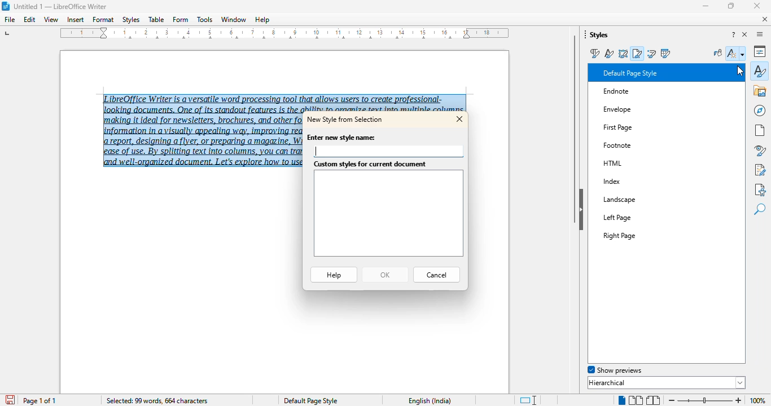 This screenshot has width=771, height=406. Describe the element at coordinates (765, 19) in the screenshot. I see `close document` at that location.